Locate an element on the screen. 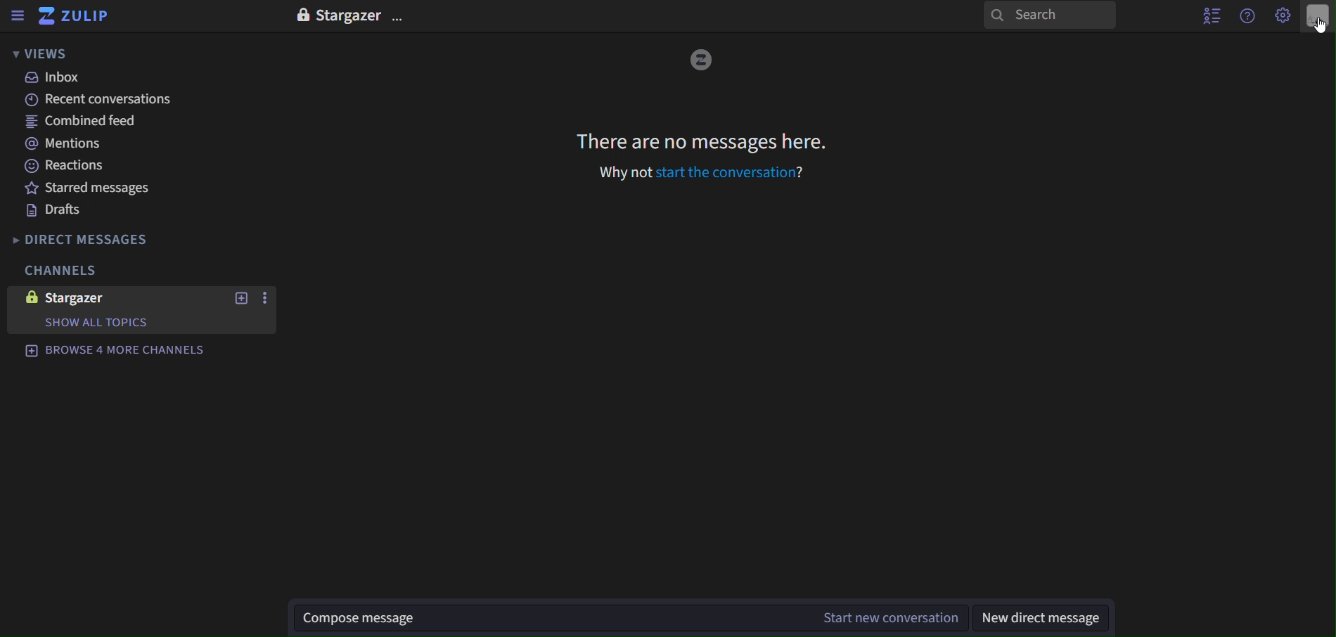 The height and width of the screenshot is (637, 1336). cursor is located at coordinates (1318, 27).